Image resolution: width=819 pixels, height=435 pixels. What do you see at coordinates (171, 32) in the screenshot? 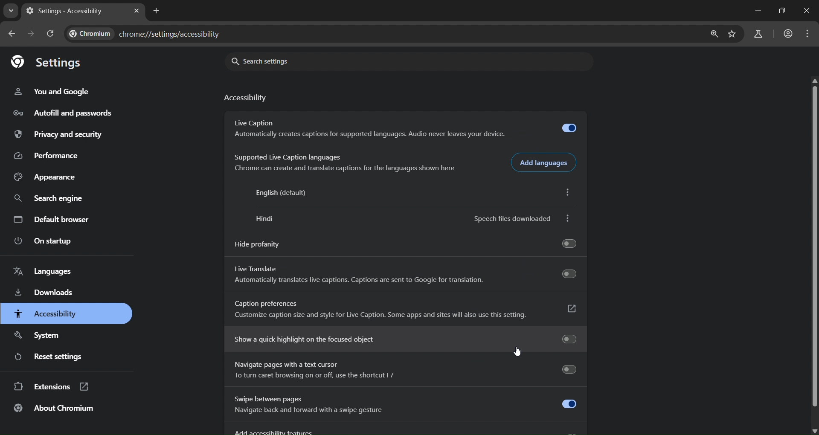
I see `chrome://settings/accessibility` at bounding box center [171, 32].